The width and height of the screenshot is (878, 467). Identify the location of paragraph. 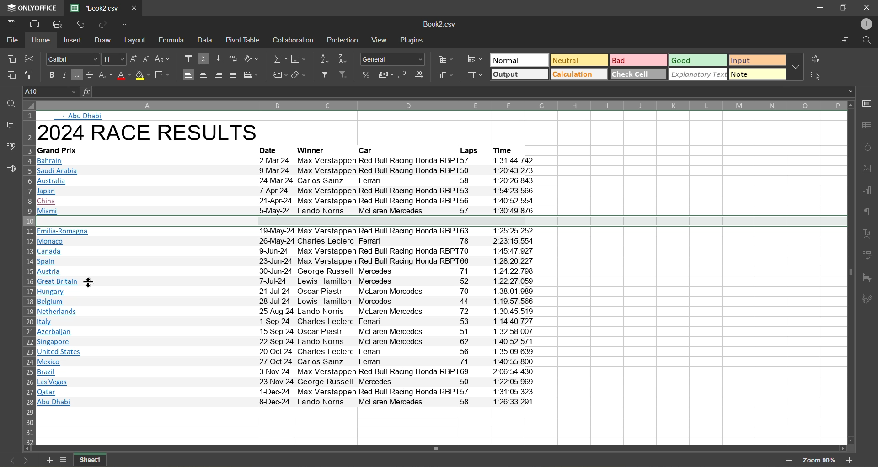
(869, 213).